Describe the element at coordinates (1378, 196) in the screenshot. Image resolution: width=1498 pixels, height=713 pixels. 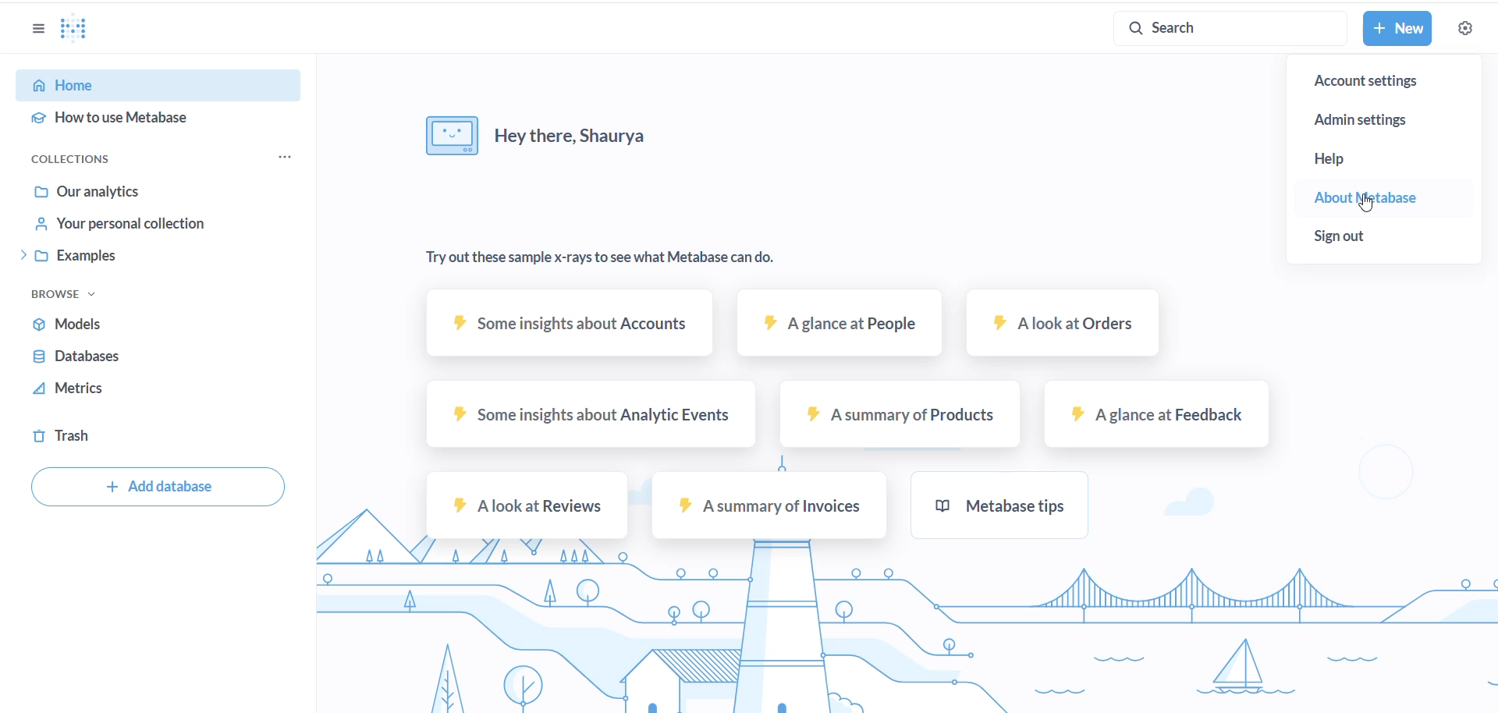
I see `about metabse` at that location.